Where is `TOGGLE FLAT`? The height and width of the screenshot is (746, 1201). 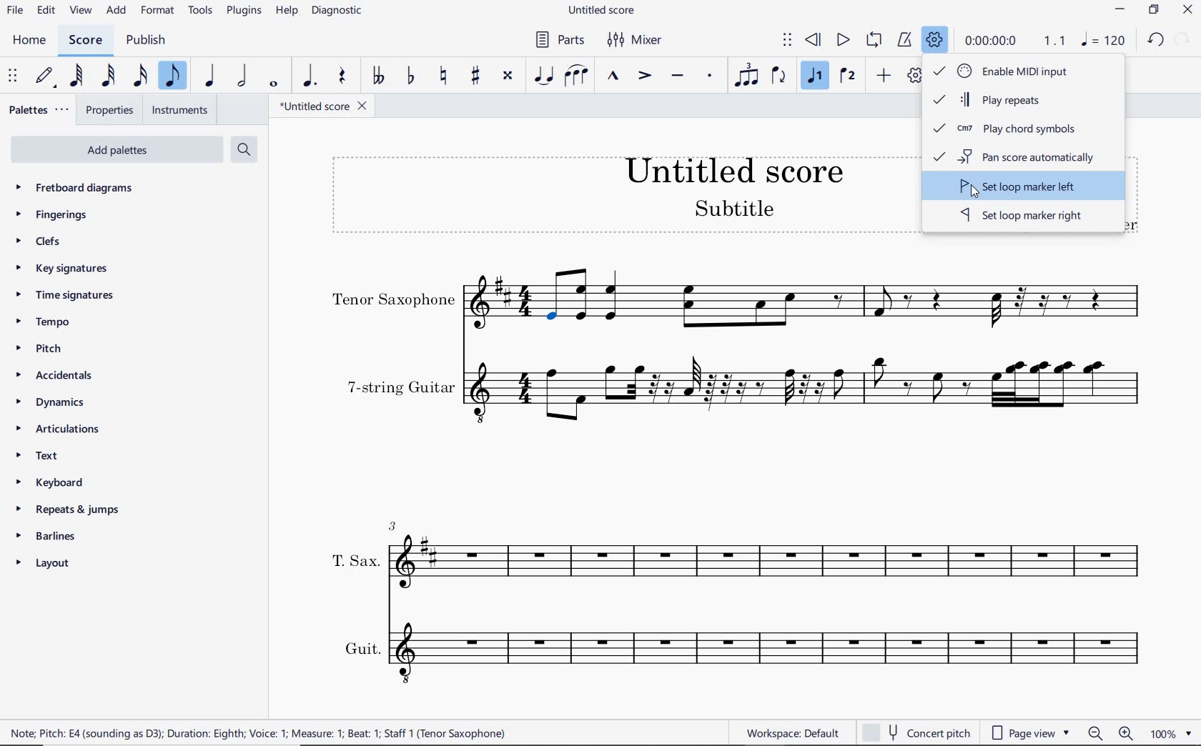 TOGGLE FLAT is located at coordinates (408, 76).